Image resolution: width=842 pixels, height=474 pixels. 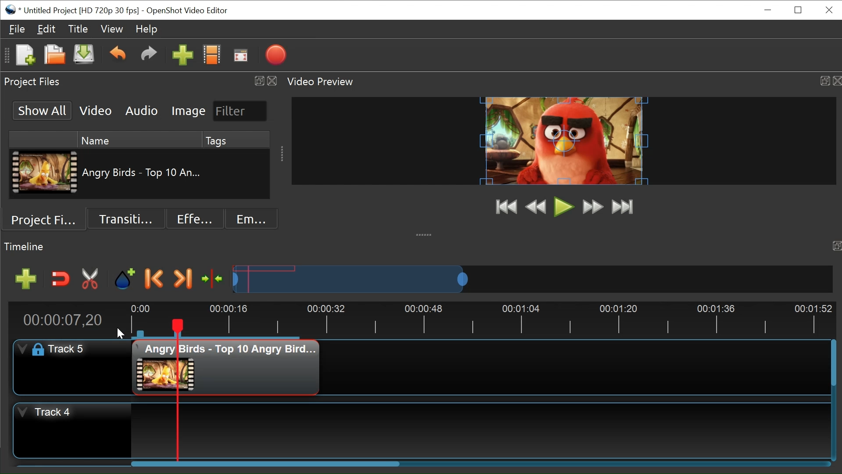 I want to click on Filter, so click(x=237, y=111).